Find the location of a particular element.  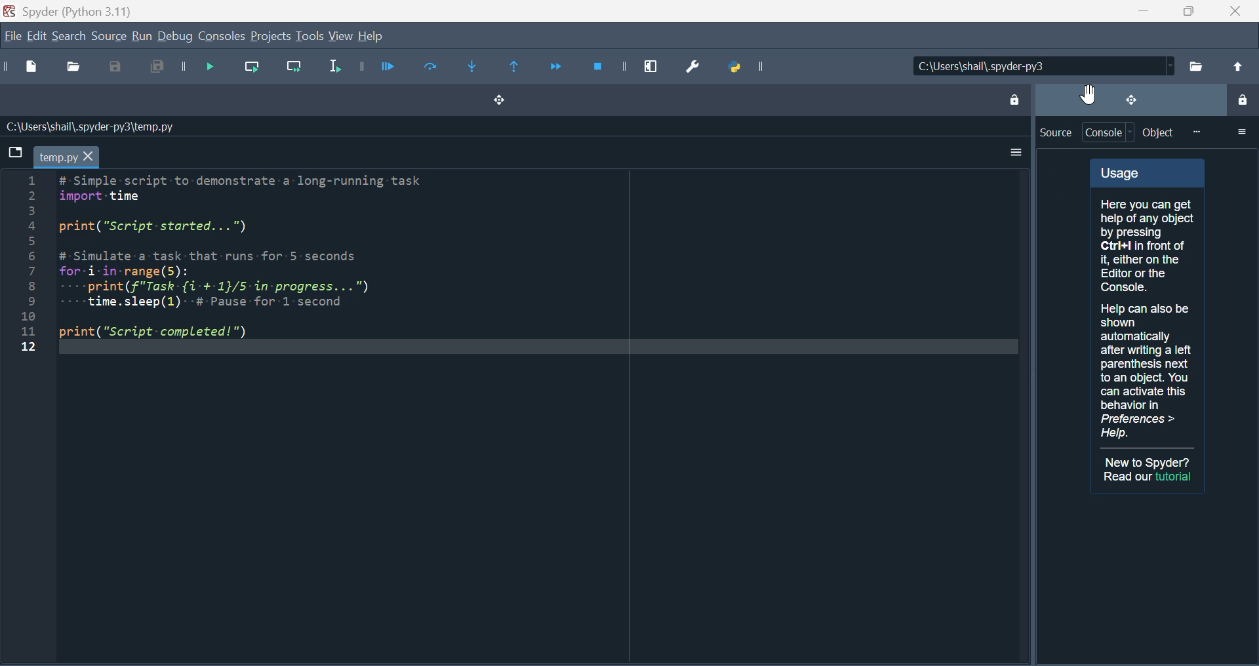

Console is located at coordinates (1109, 132).